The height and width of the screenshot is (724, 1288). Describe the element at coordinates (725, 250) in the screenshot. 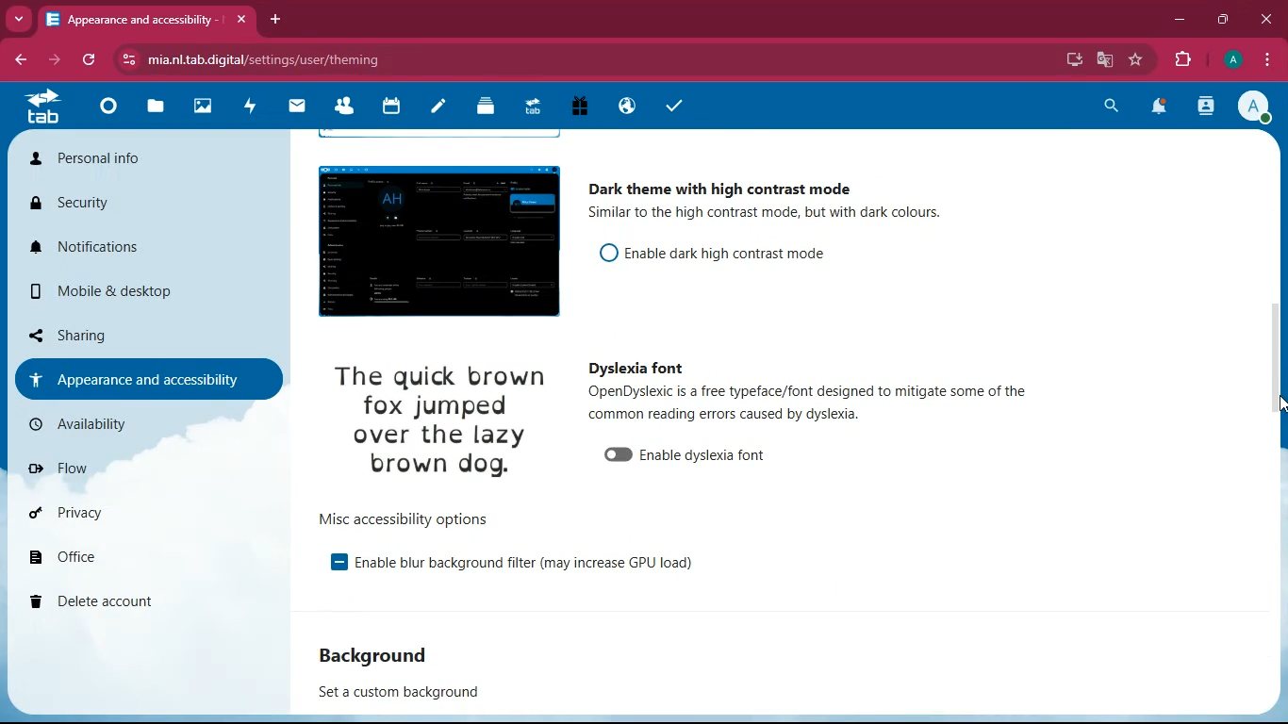

I see `enable` at that location.